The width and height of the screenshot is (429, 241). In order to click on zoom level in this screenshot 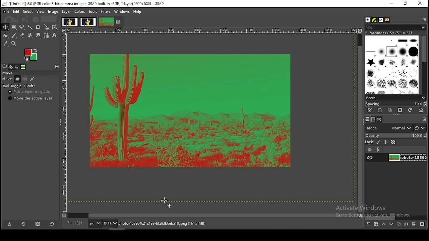, I will do `click(110, 223)`.